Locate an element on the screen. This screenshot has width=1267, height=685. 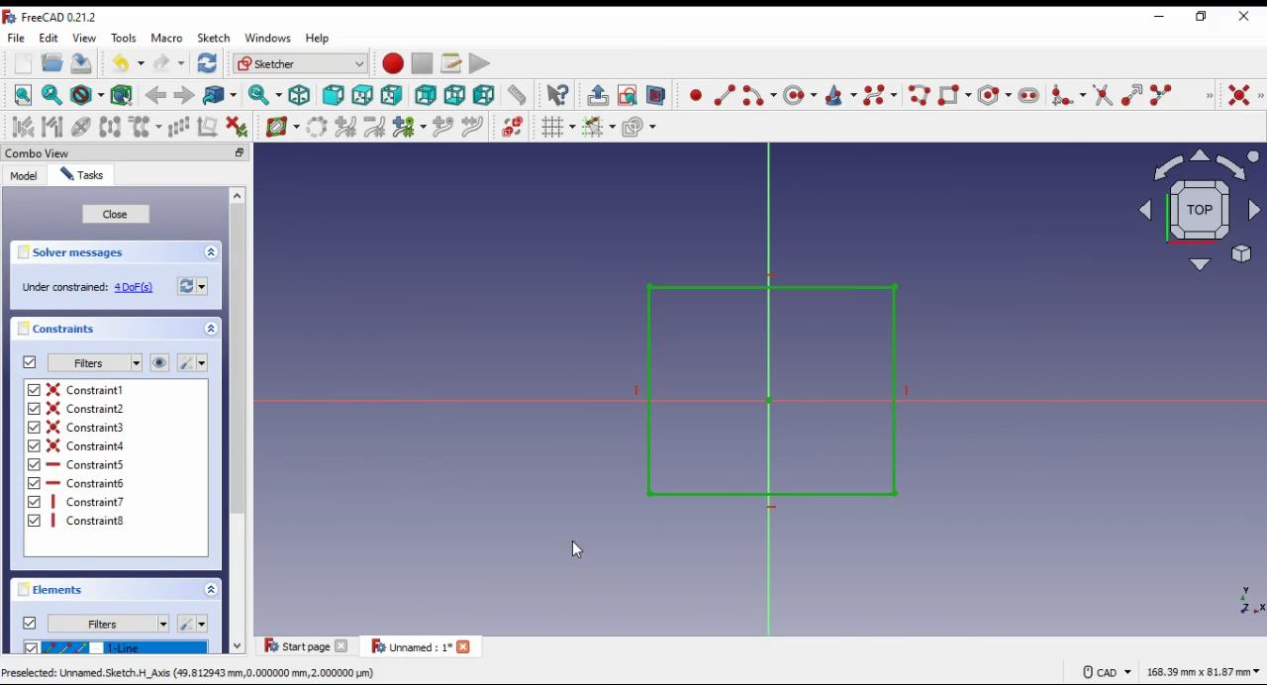
fit selection is located at coordinates (52, 95).